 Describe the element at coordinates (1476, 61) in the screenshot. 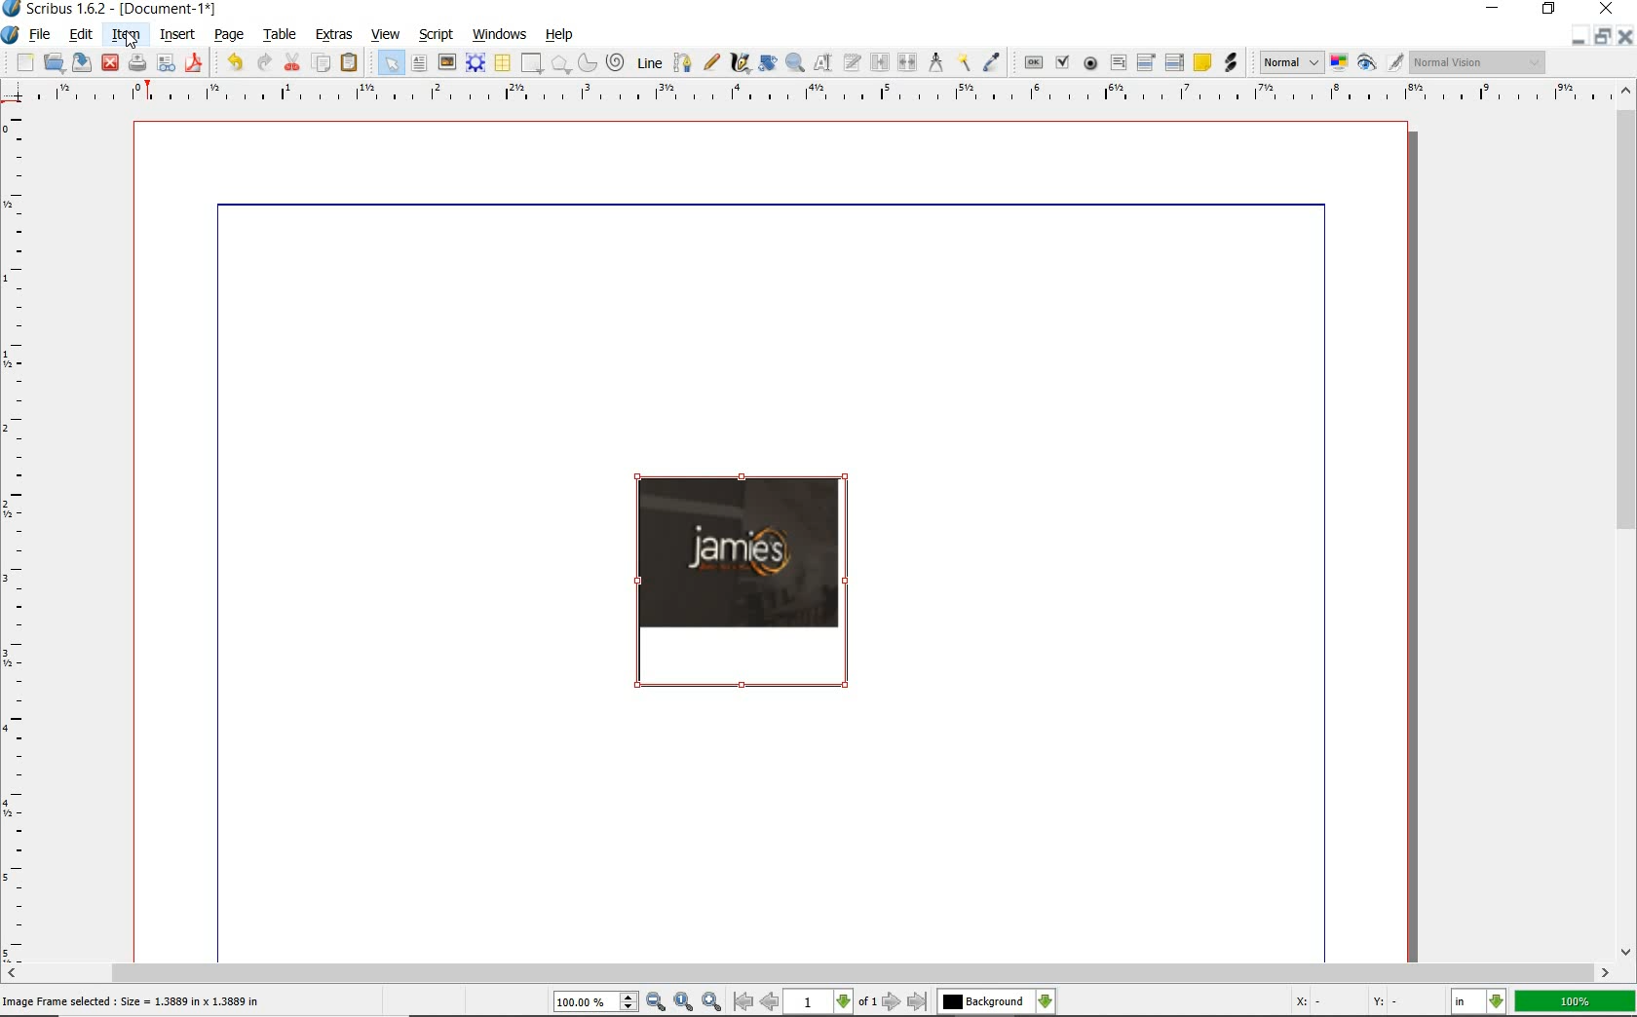

I see `visual appearance of the display: Normal Vision` at that location.